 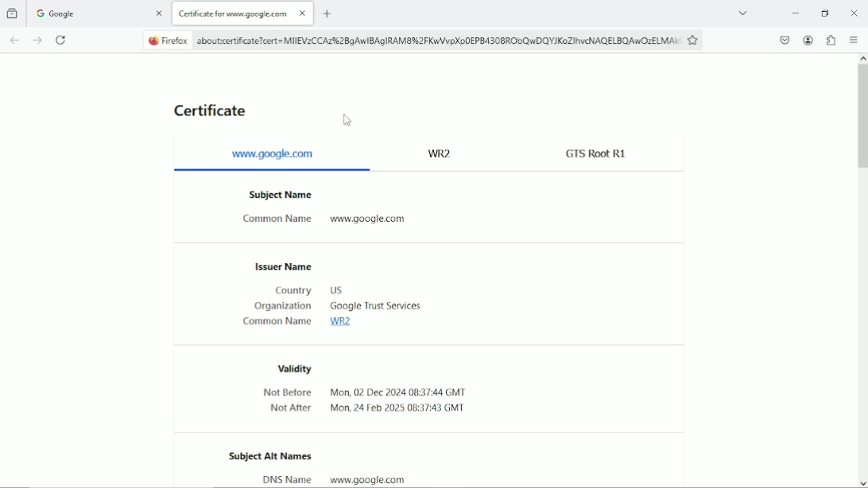 I want to click on Common Name, so click(x=277, y=323).